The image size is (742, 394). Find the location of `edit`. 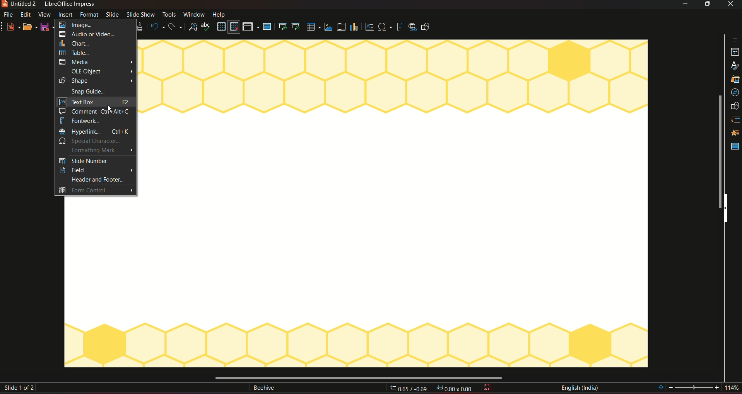

edit is located at coordinates (26, 15).